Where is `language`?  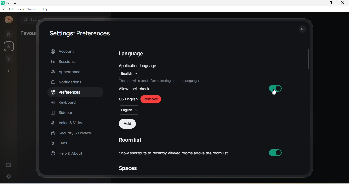 language is located at coordinates (134, 54).